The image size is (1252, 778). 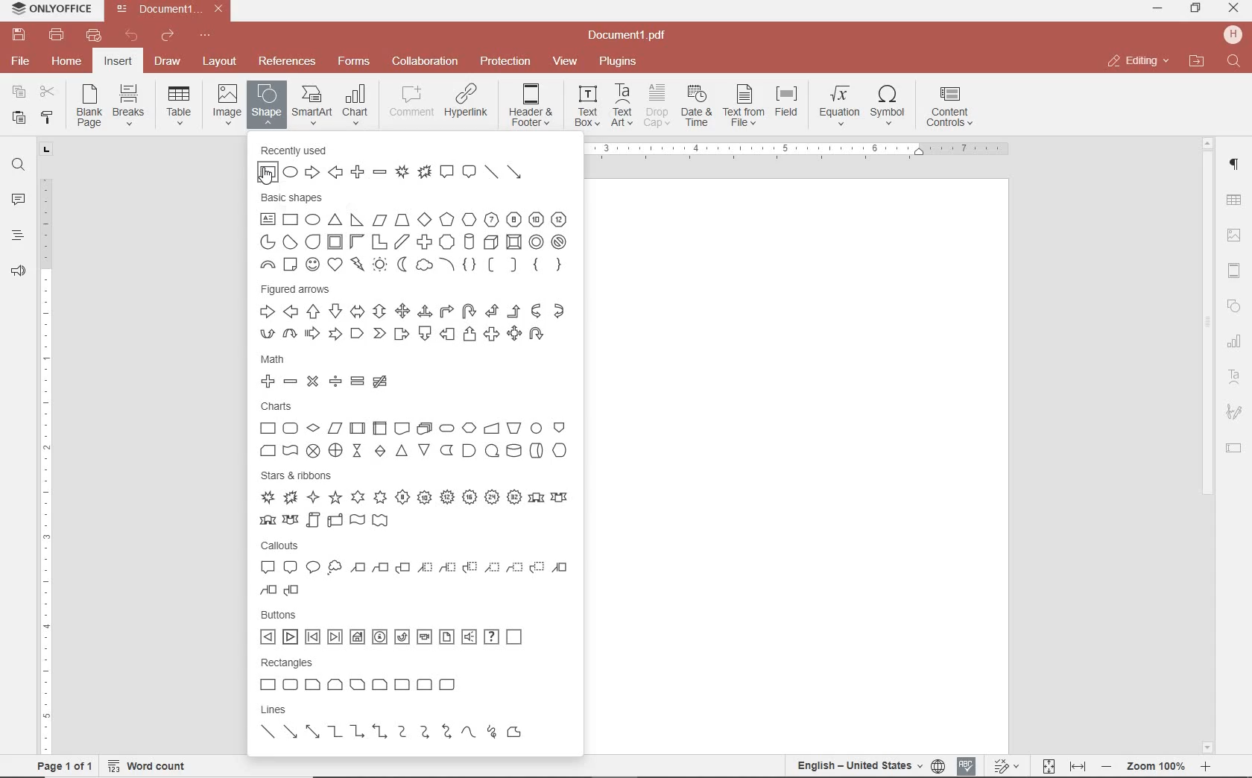 I want to click on INSERT BLANK PAGE, so click(x=89, y=105).